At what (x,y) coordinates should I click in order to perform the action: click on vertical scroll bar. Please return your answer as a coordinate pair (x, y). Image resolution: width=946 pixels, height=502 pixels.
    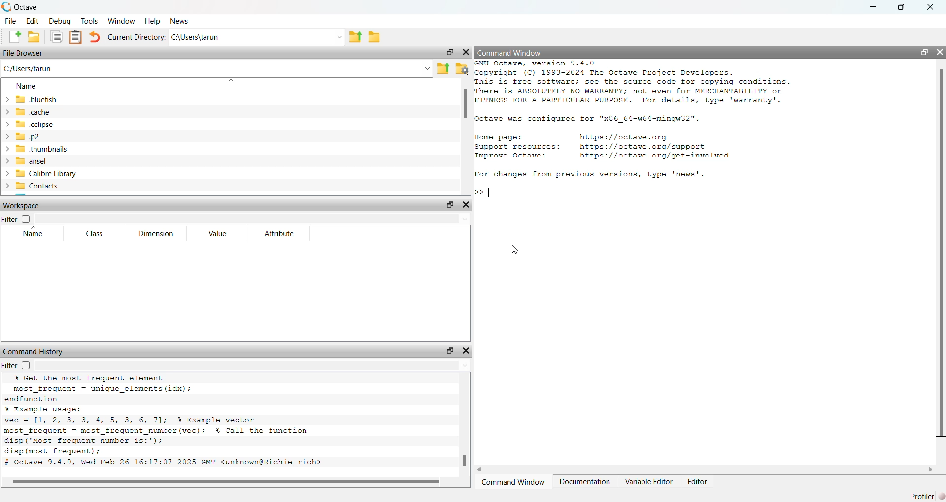
    Looking at the image, I should click on (466, 425).